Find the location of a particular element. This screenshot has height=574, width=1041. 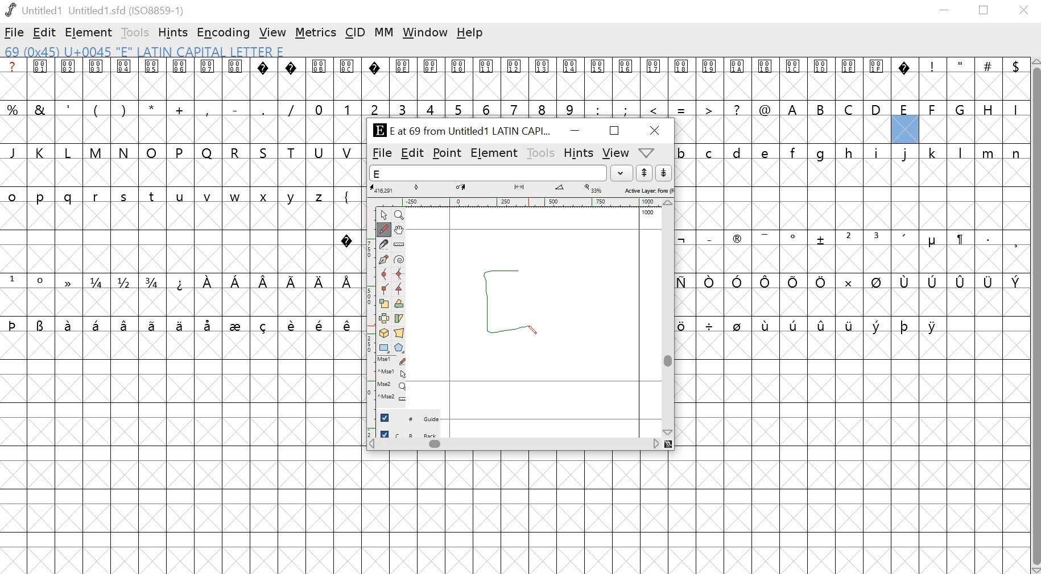

69 (0x45) U+0045 "E" LATIN CAPITAL Letter E is located at coordinates (147, 52).